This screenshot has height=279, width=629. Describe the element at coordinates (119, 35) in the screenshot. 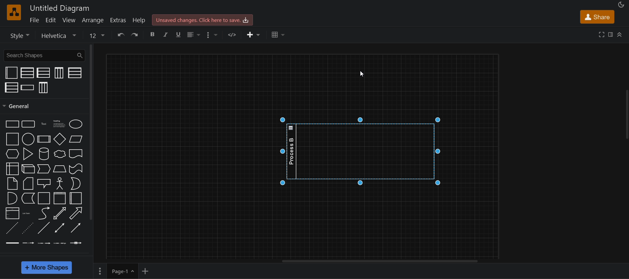

I see `undo` at that location.